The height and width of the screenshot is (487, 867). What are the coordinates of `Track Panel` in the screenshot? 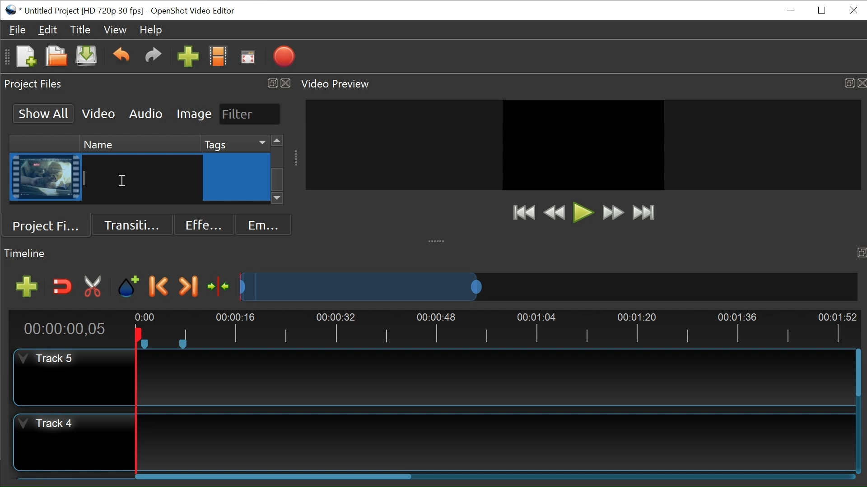 It's located at (496, 441).